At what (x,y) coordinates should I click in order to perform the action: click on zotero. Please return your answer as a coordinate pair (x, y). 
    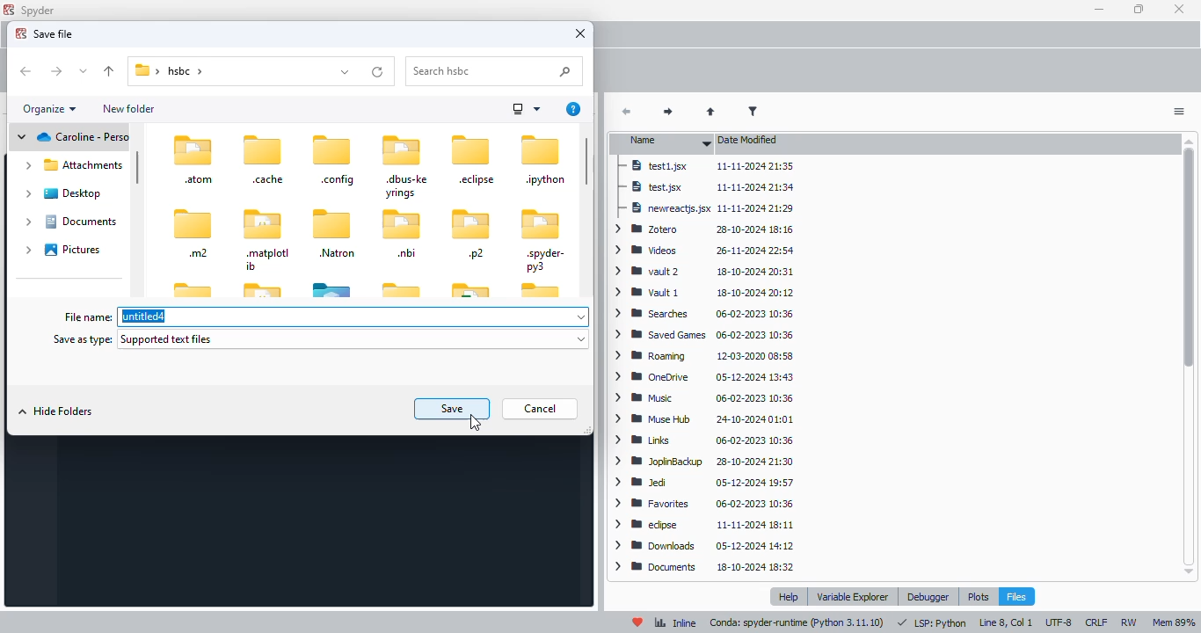
    Looking at the image, I should click on (649, 228).